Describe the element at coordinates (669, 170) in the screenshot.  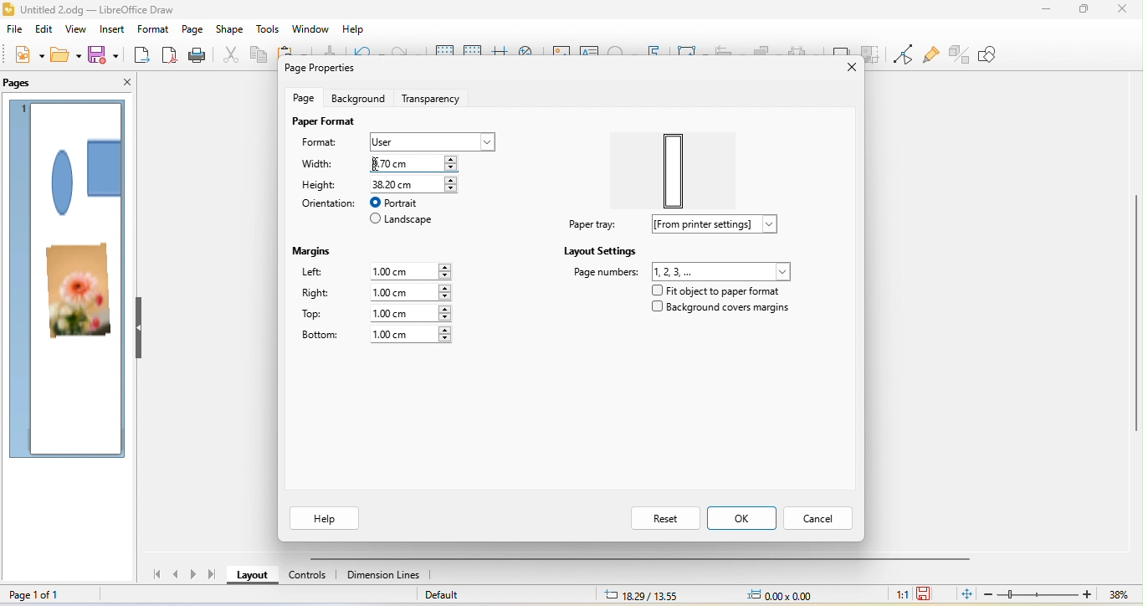
I see `paper` at that location.